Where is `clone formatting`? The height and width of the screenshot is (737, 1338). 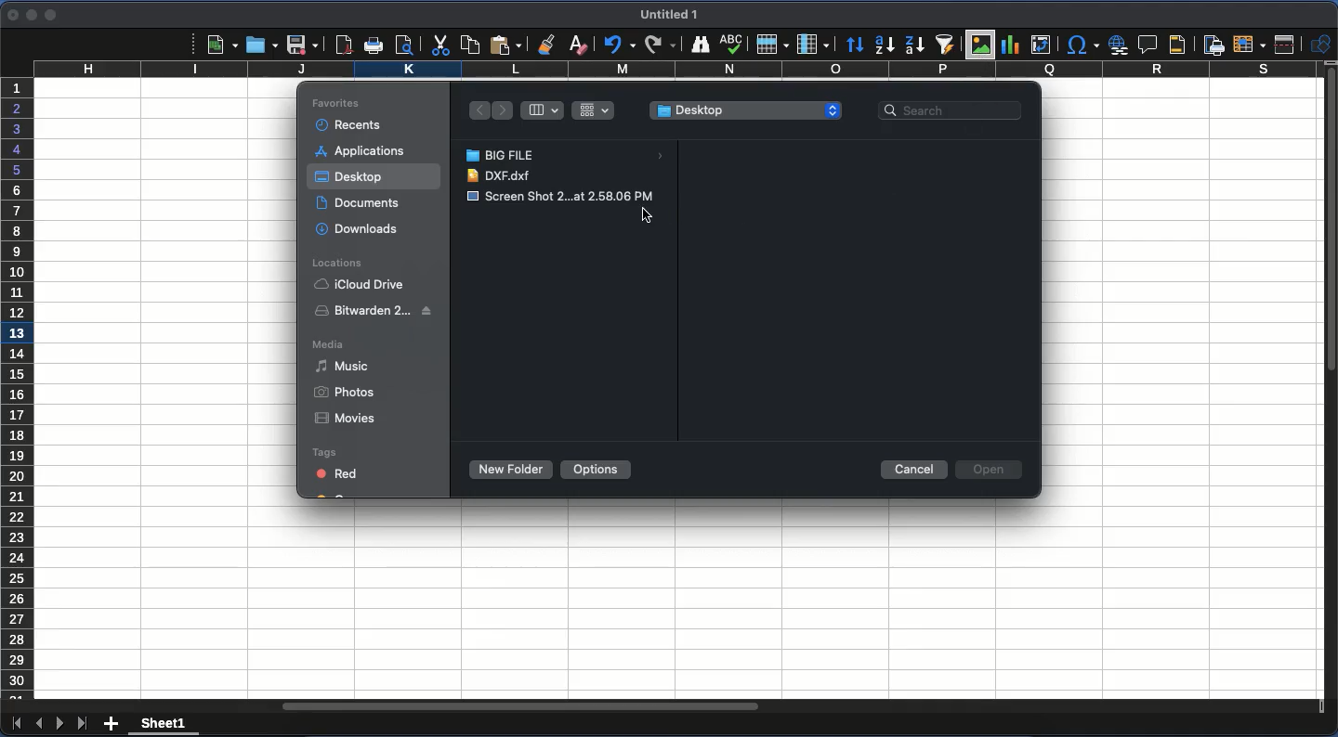
clone formatting is located at coordinates (546, 43).